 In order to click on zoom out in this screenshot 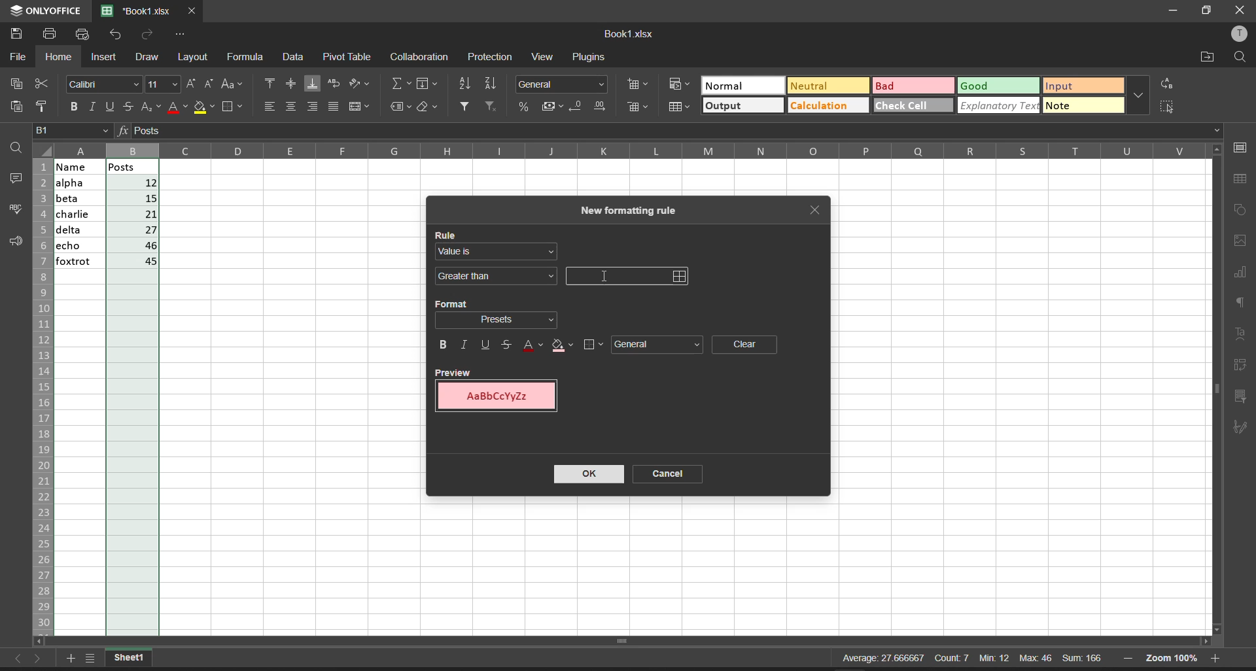, I will do `click(1128, 657)`.